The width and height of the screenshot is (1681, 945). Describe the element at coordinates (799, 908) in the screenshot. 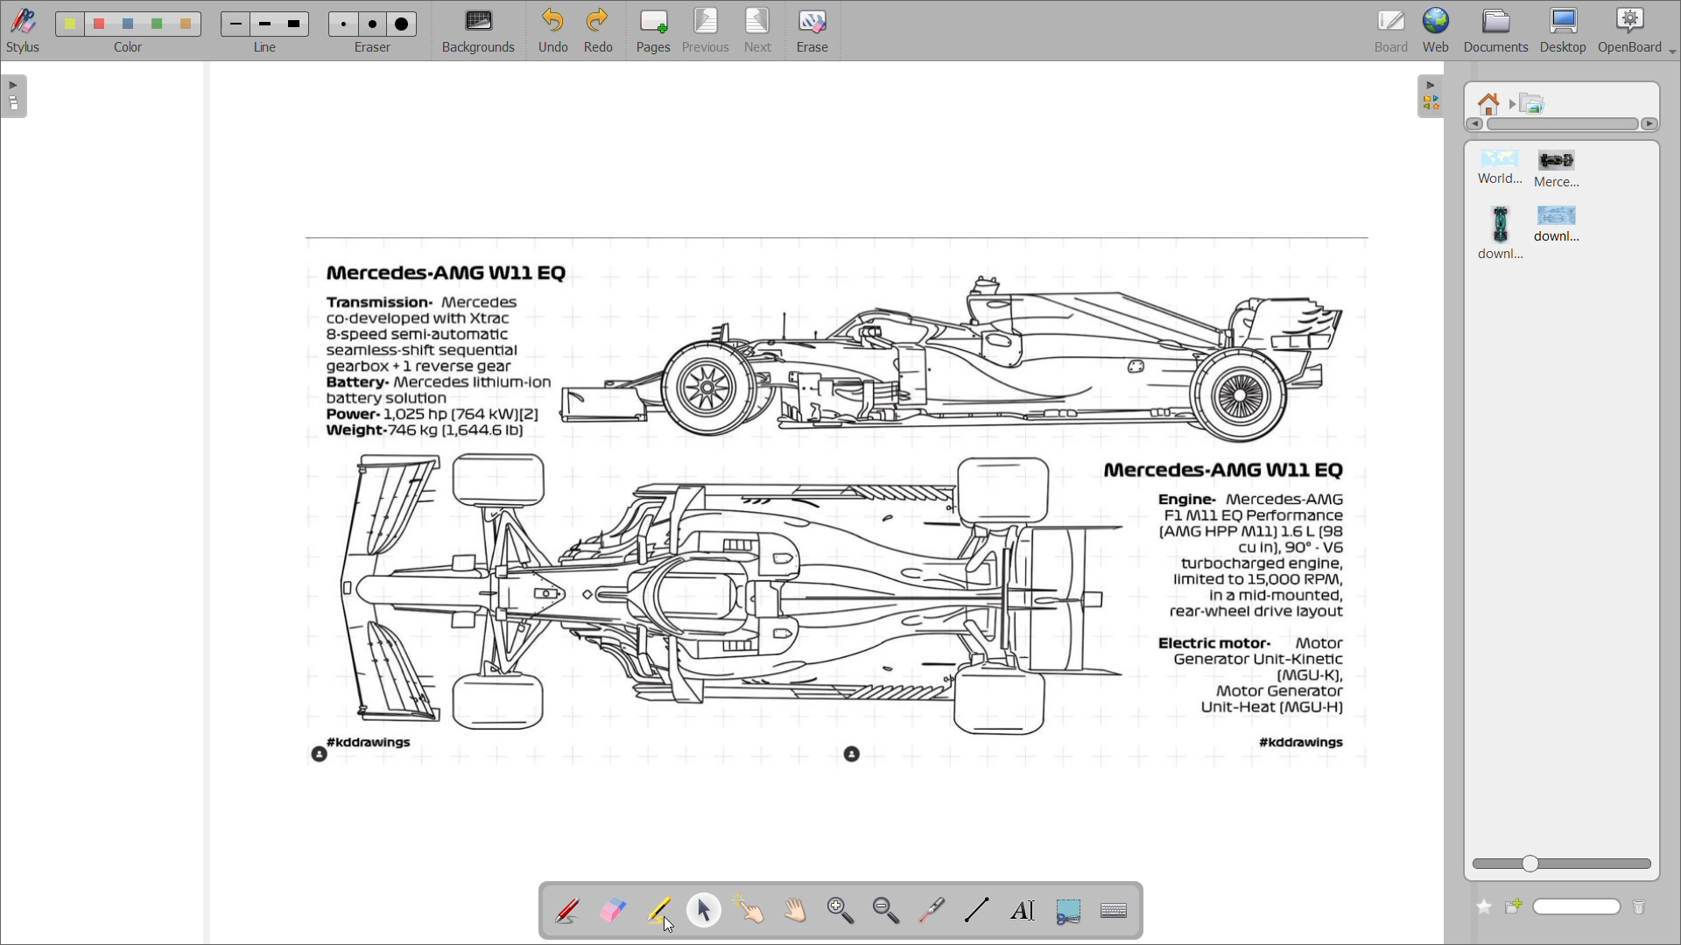

I see `scroll page` at that location.